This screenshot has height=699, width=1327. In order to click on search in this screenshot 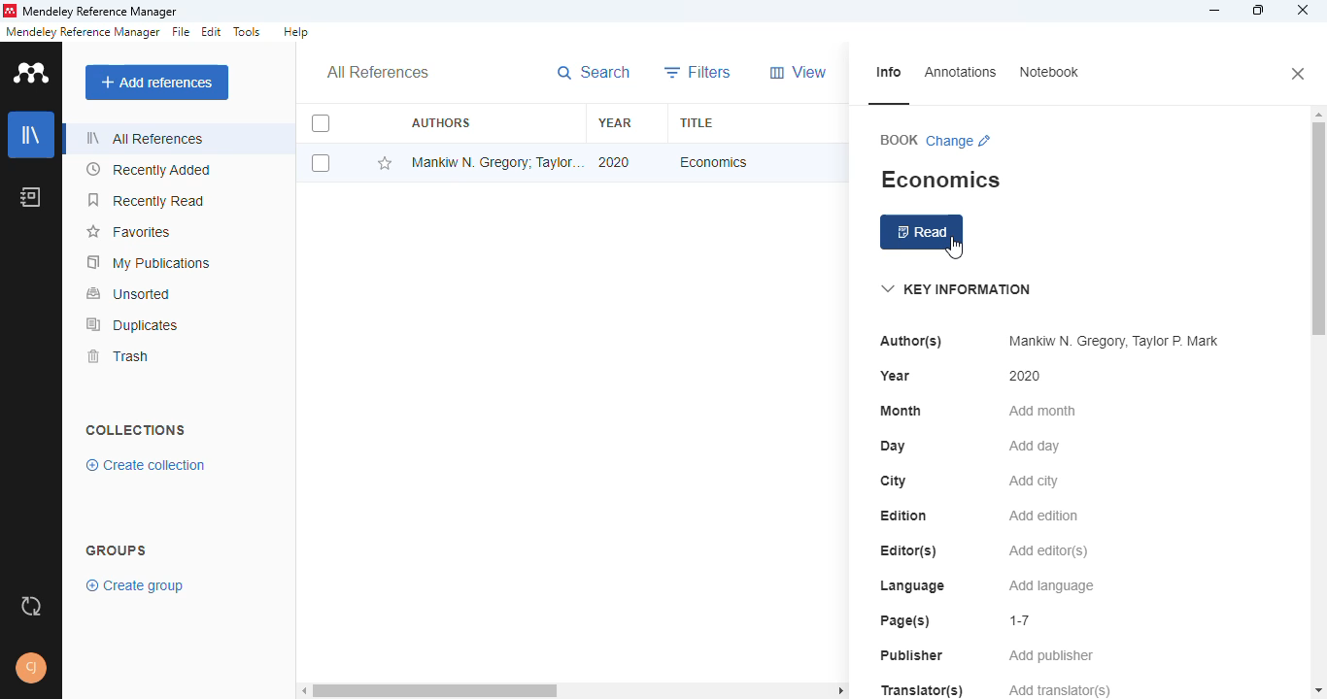, I will do `click(594, 72)`.